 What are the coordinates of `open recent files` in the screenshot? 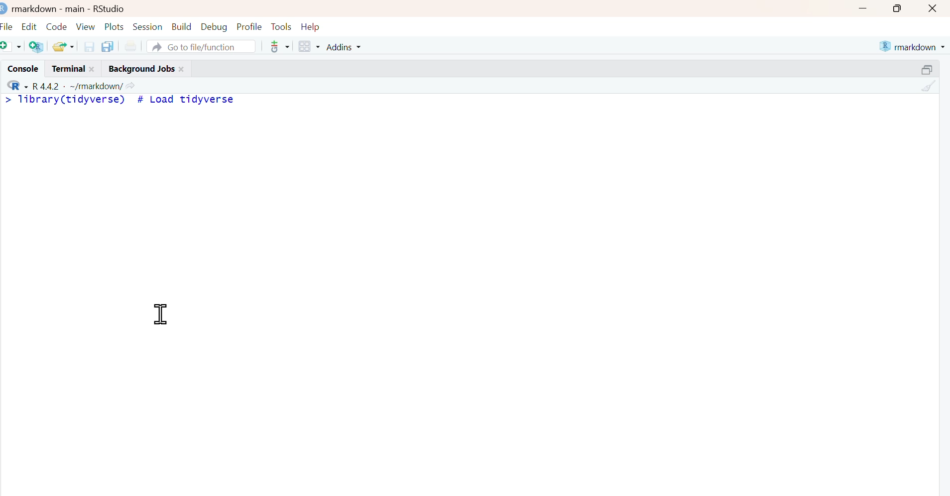 It's located at (64, 45).